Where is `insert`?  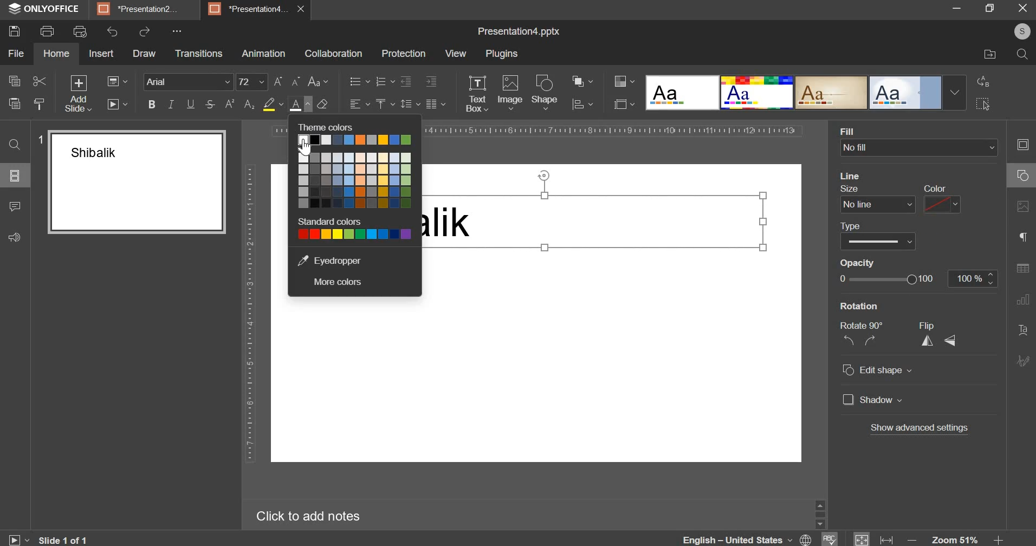
insert is located at coordinates (102, 53).